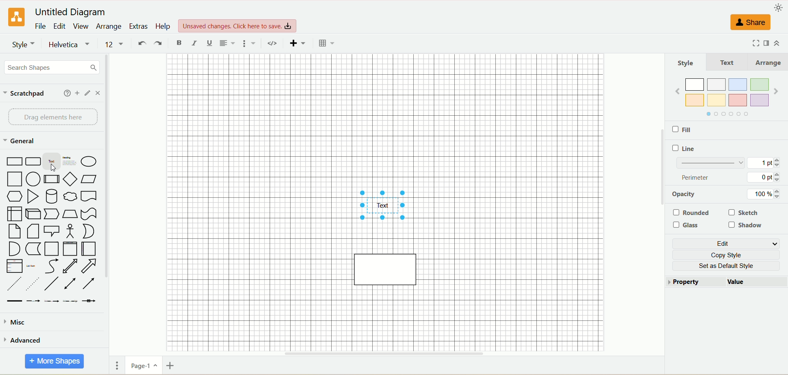  Describe the element at coordinates (33, 300) in the screenshot. I see `connector 2` at that location.